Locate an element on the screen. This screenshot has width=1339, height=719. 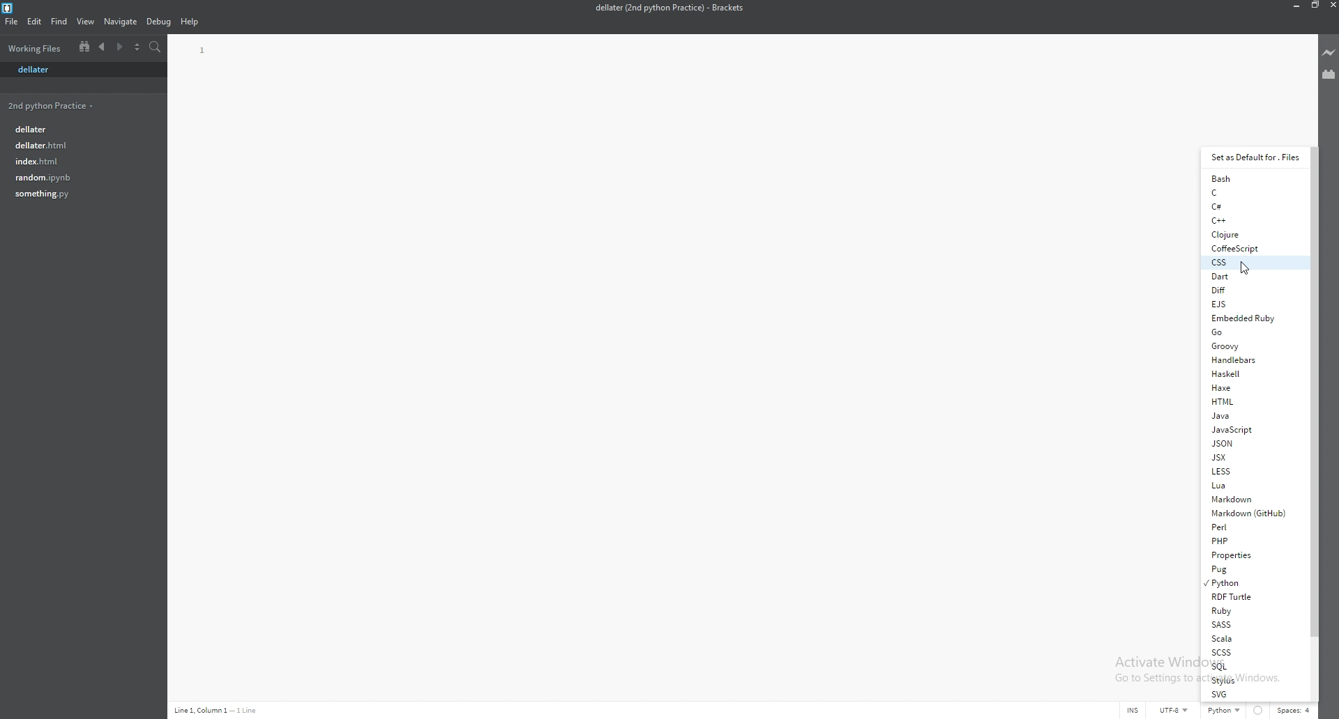
scala is located at coordinates (1250, 640).